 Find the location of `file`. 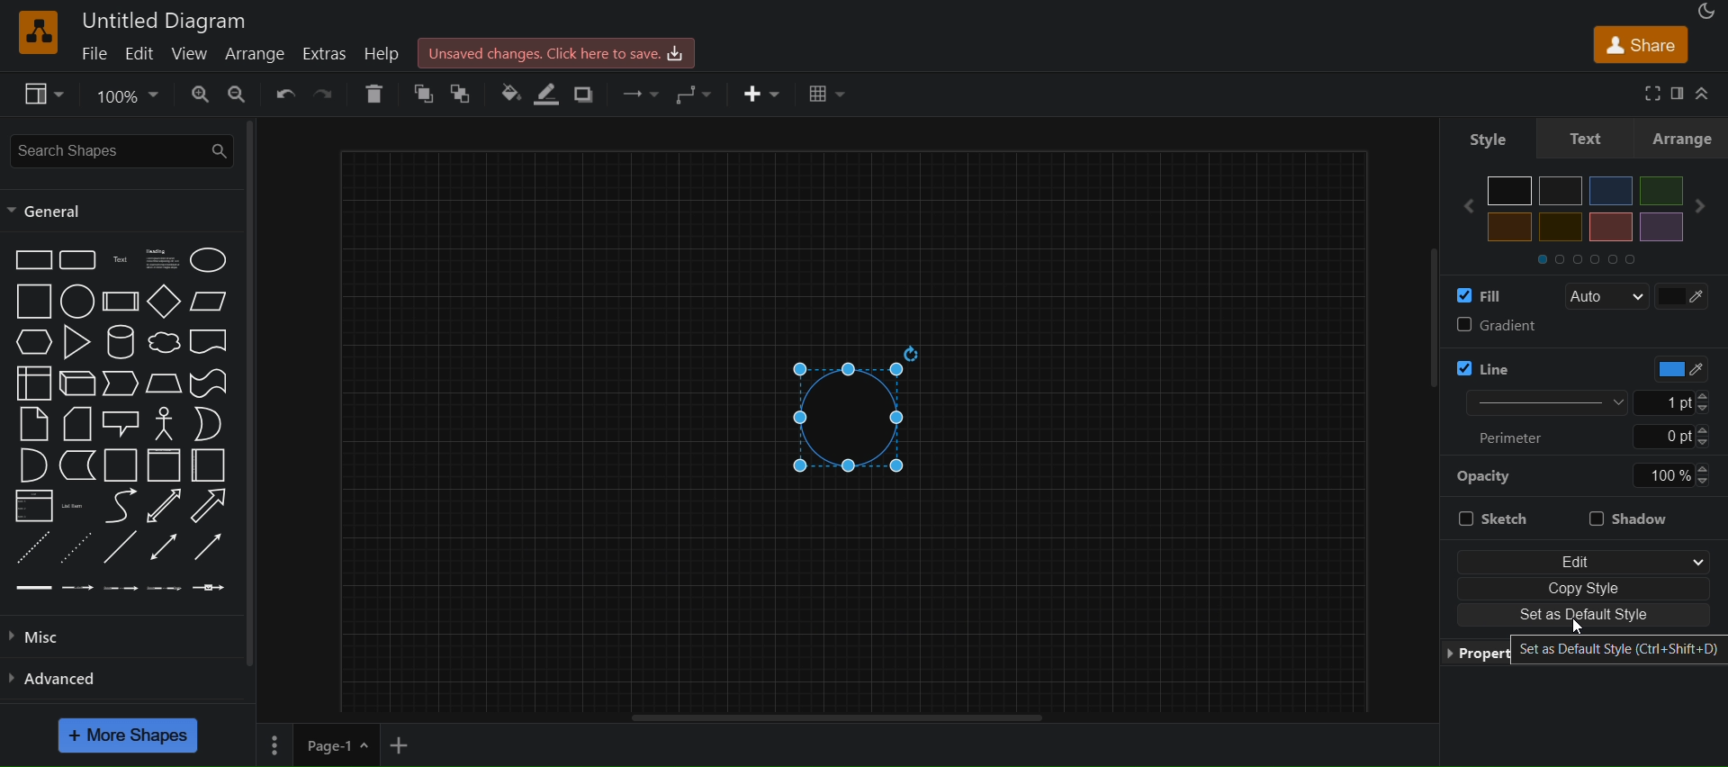

file is located at coordinates (97, 52).